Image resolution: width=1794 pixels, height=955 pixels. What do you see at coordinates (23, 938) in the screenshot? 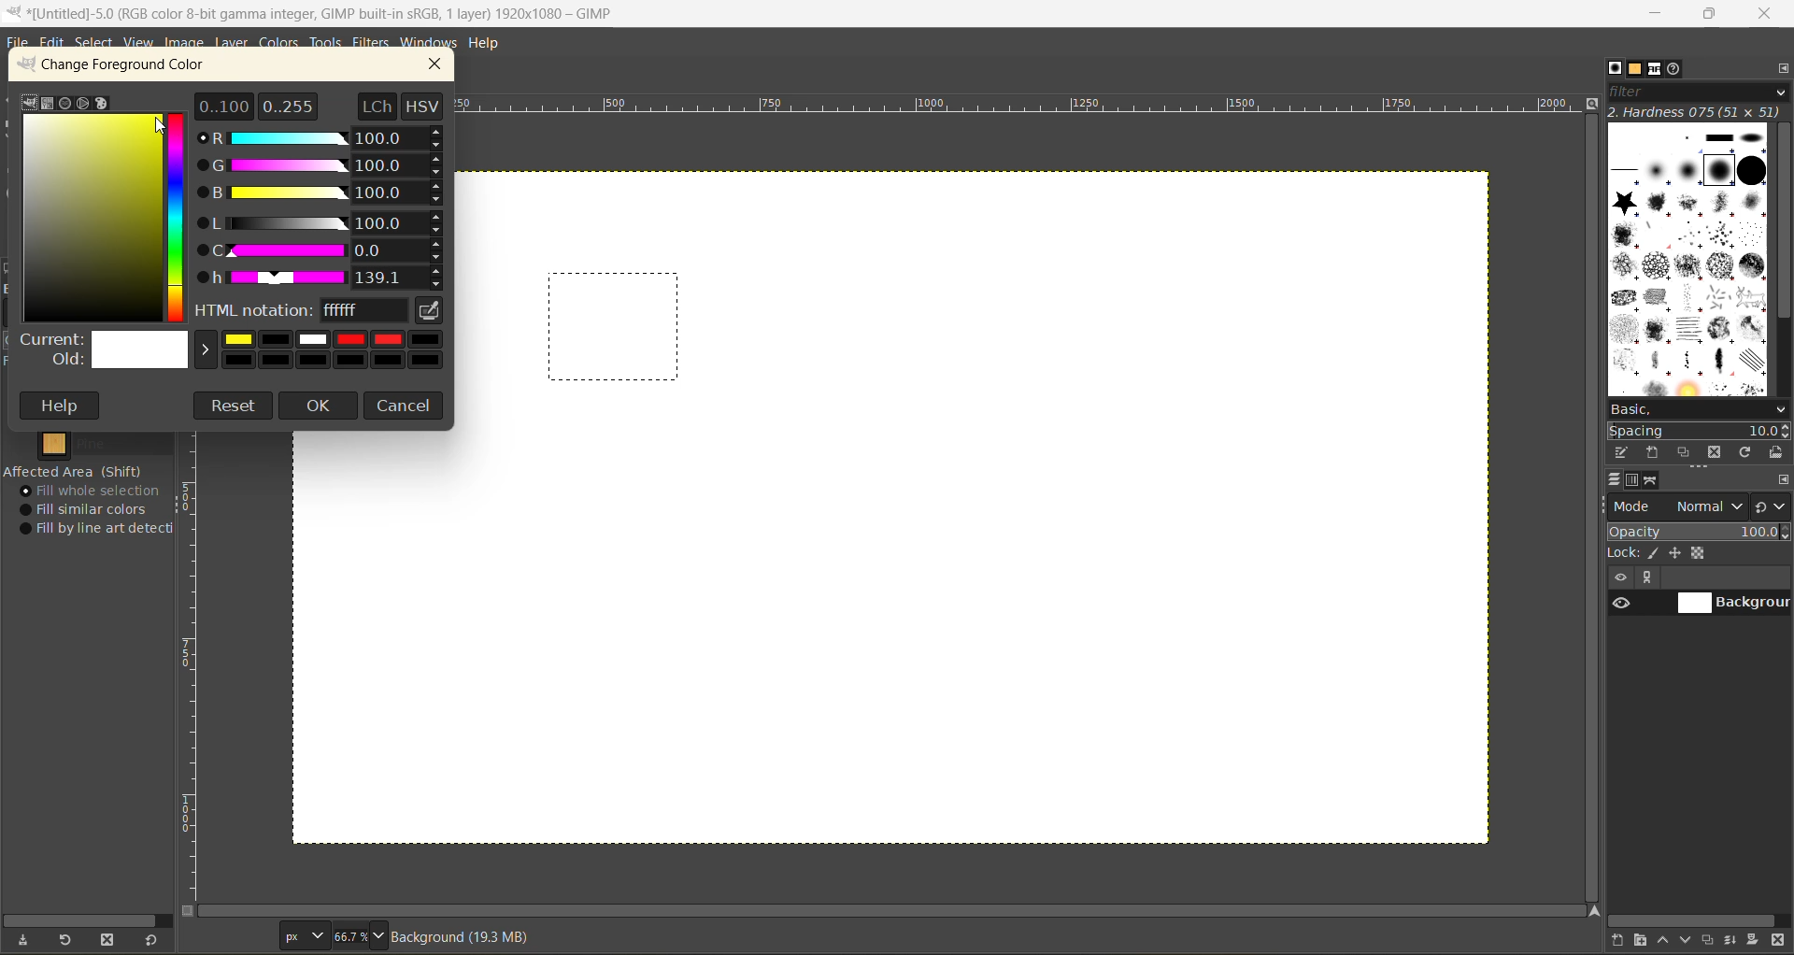
I see `save tool preset` at bounding box center [23, 938].